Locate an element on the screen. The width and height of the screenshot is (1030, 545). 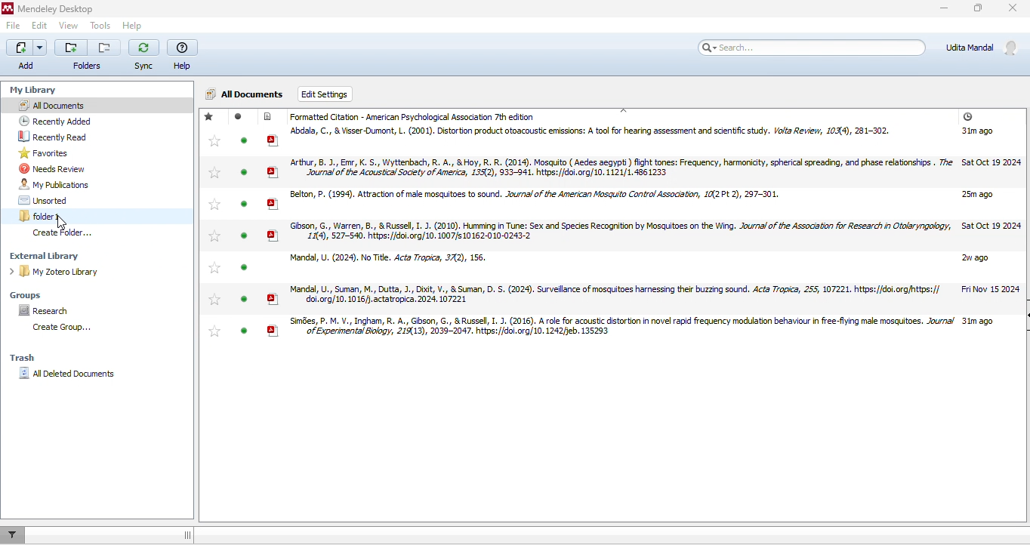
all documents is located at coordinates (238, 93).